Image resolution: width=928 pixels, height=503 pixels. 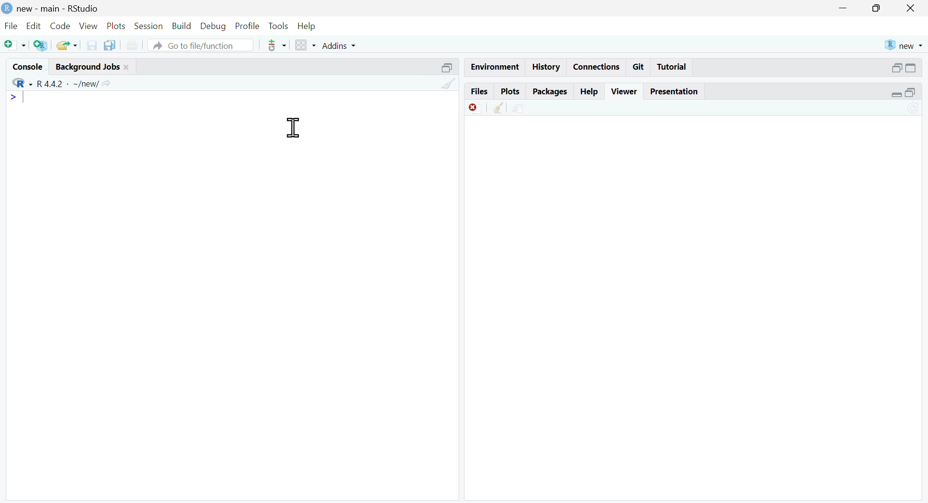 I want to click on Tutorial , so click(x=672, y=67).